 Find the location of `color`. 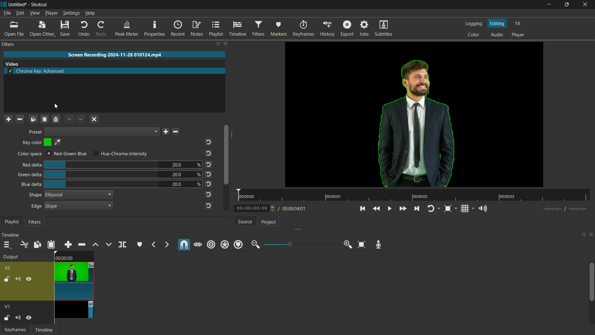

color is located at coordinates (473, 35).